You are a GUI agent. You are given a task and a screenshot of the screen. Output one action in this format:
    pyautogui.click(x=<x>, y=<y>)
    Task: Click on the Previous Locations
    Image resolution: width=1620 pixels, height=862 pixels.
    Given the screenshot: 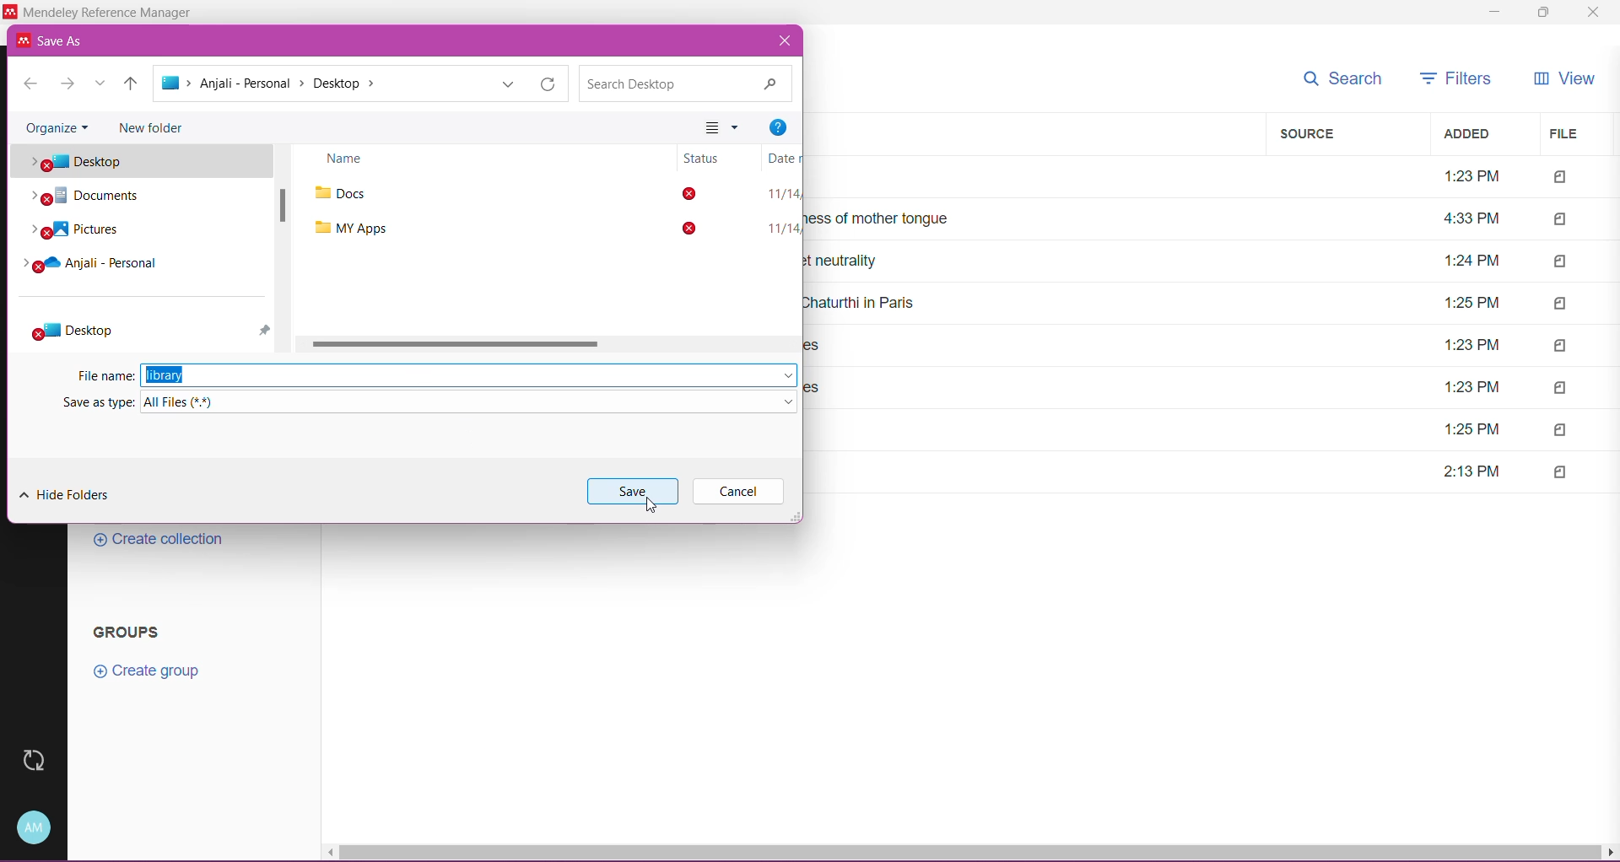 What is the action you would take?
    pyautogui.click(x=506, y=84)
    